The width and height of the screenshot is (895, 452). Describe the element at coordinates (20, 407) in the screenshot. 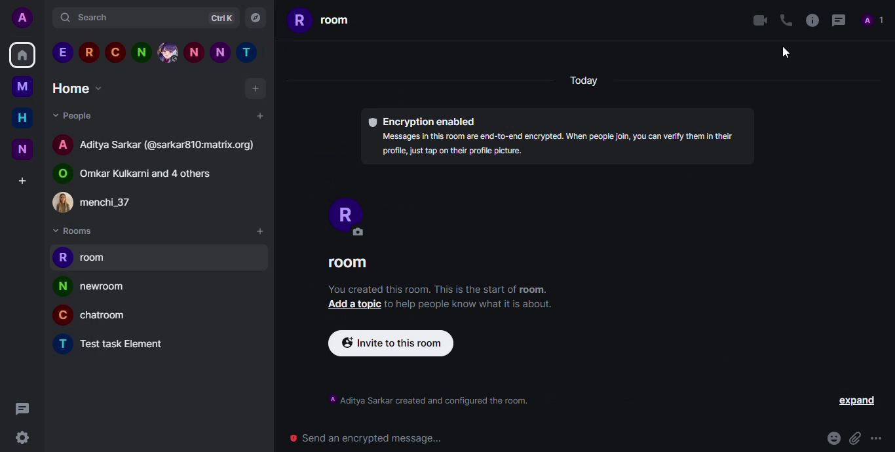

I see `threads` at that location.